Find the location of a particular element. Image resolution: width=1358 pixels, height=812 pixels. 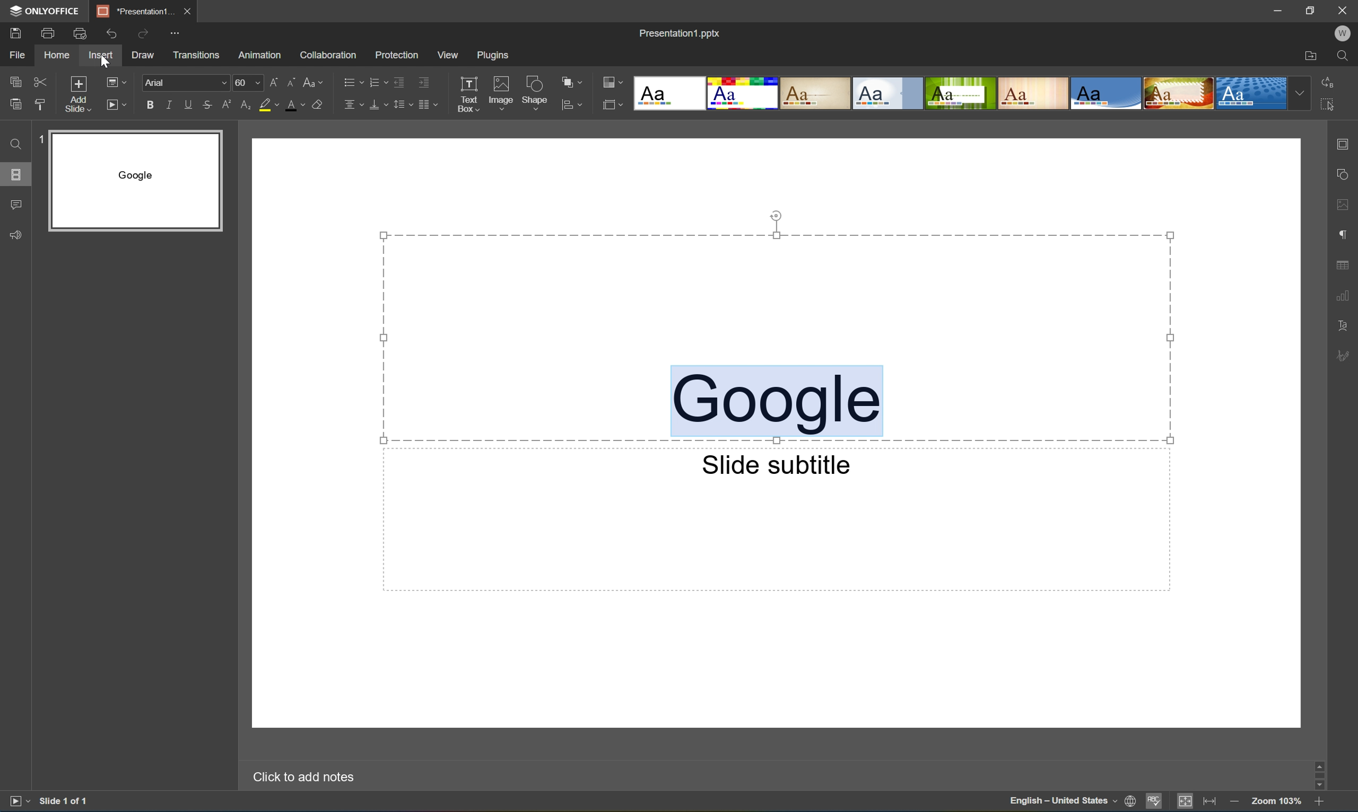

Undo is located at coordinates (111, 35).